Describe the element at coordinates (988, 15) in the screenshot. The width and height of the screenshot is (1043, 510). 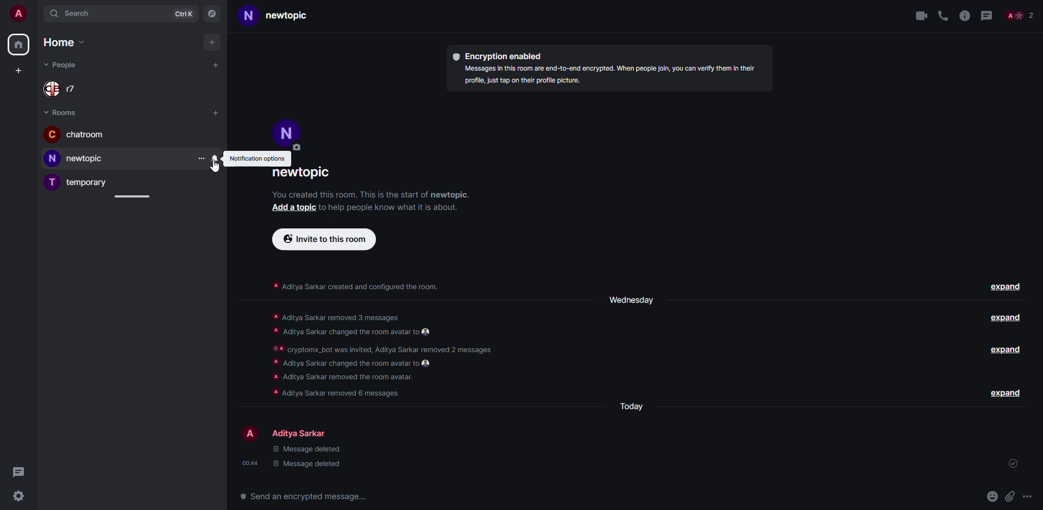
I see `threads` at that location.